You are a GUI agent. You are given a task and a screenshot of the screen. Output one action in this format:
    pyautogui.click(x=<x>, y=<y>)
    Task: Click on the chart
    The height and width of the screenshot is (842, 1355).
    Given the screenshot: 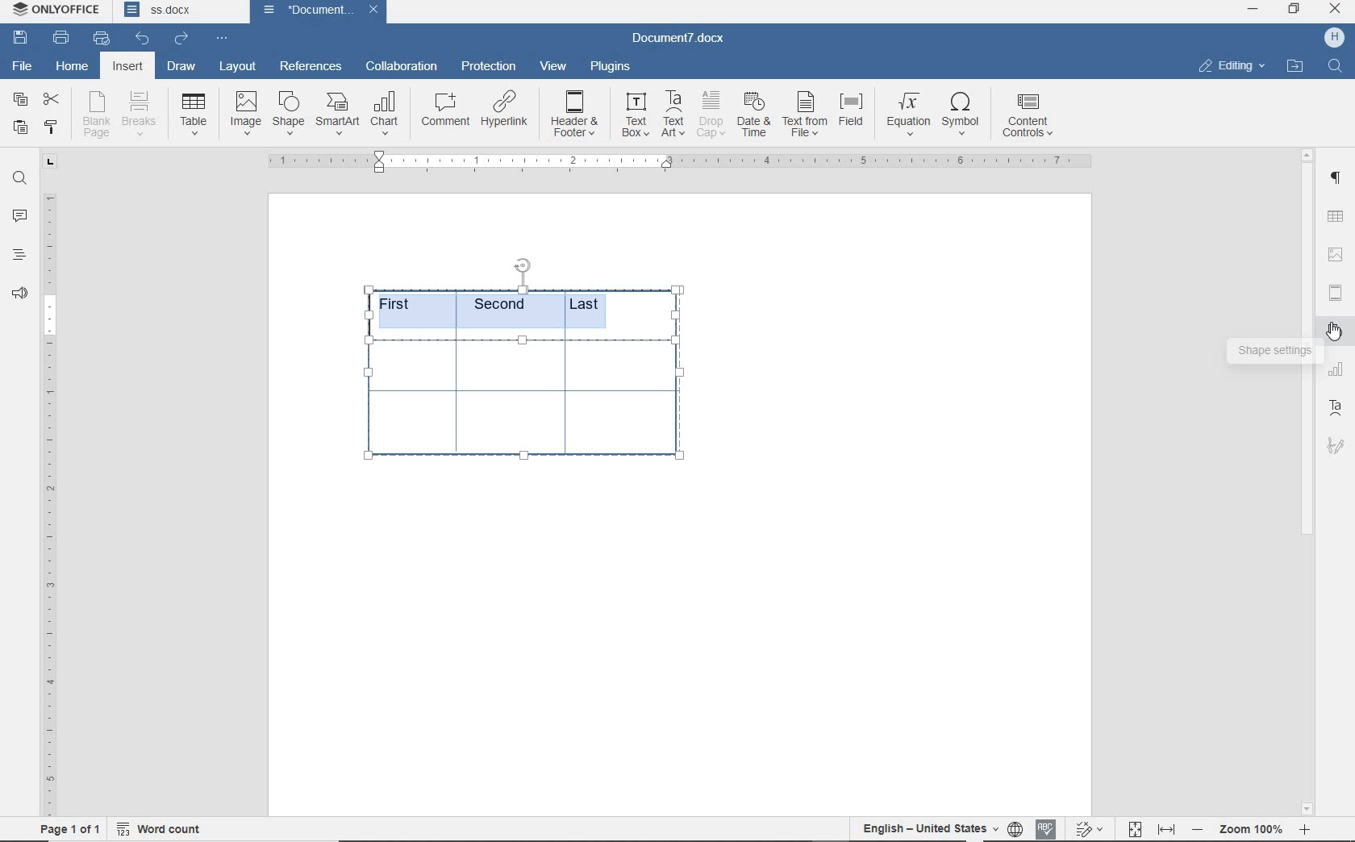 What is the action you would take?
    pyautogui.click(x=387, y=115)
    